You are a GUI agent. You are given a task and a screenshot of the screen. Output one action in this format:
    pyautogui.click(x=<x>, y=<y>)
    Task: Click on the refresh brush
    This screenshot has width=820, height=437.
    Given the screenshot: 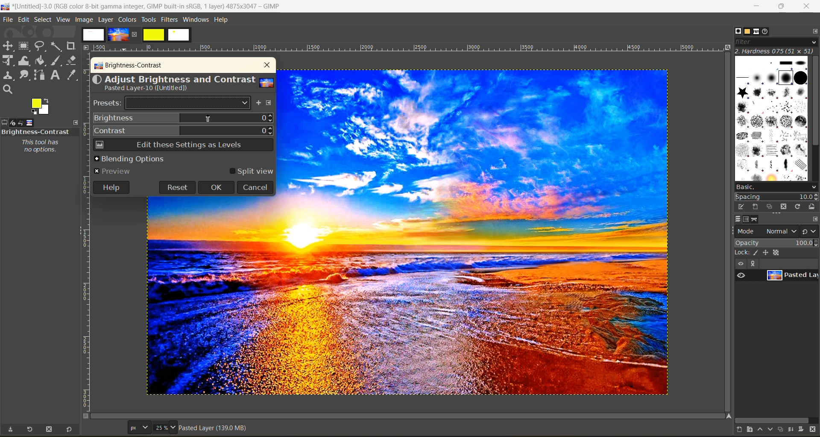 What is the action you would take?
    pyautogui.click(x=799, y=208)
    